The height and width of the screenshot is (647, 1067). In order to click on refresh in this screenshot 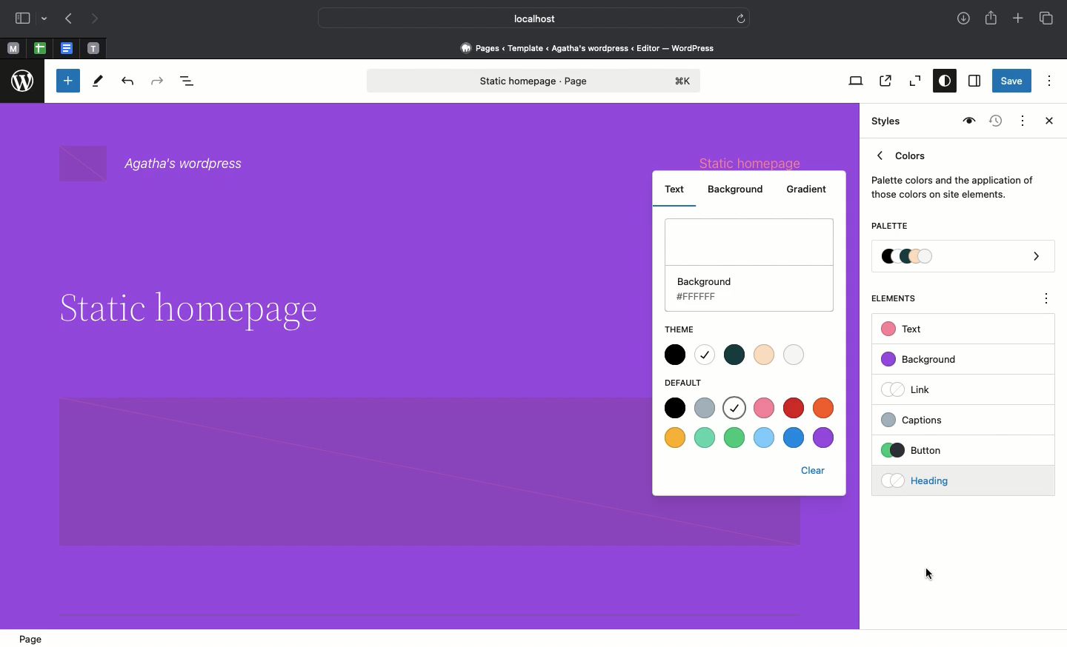, I will do `click(741, 17)`.